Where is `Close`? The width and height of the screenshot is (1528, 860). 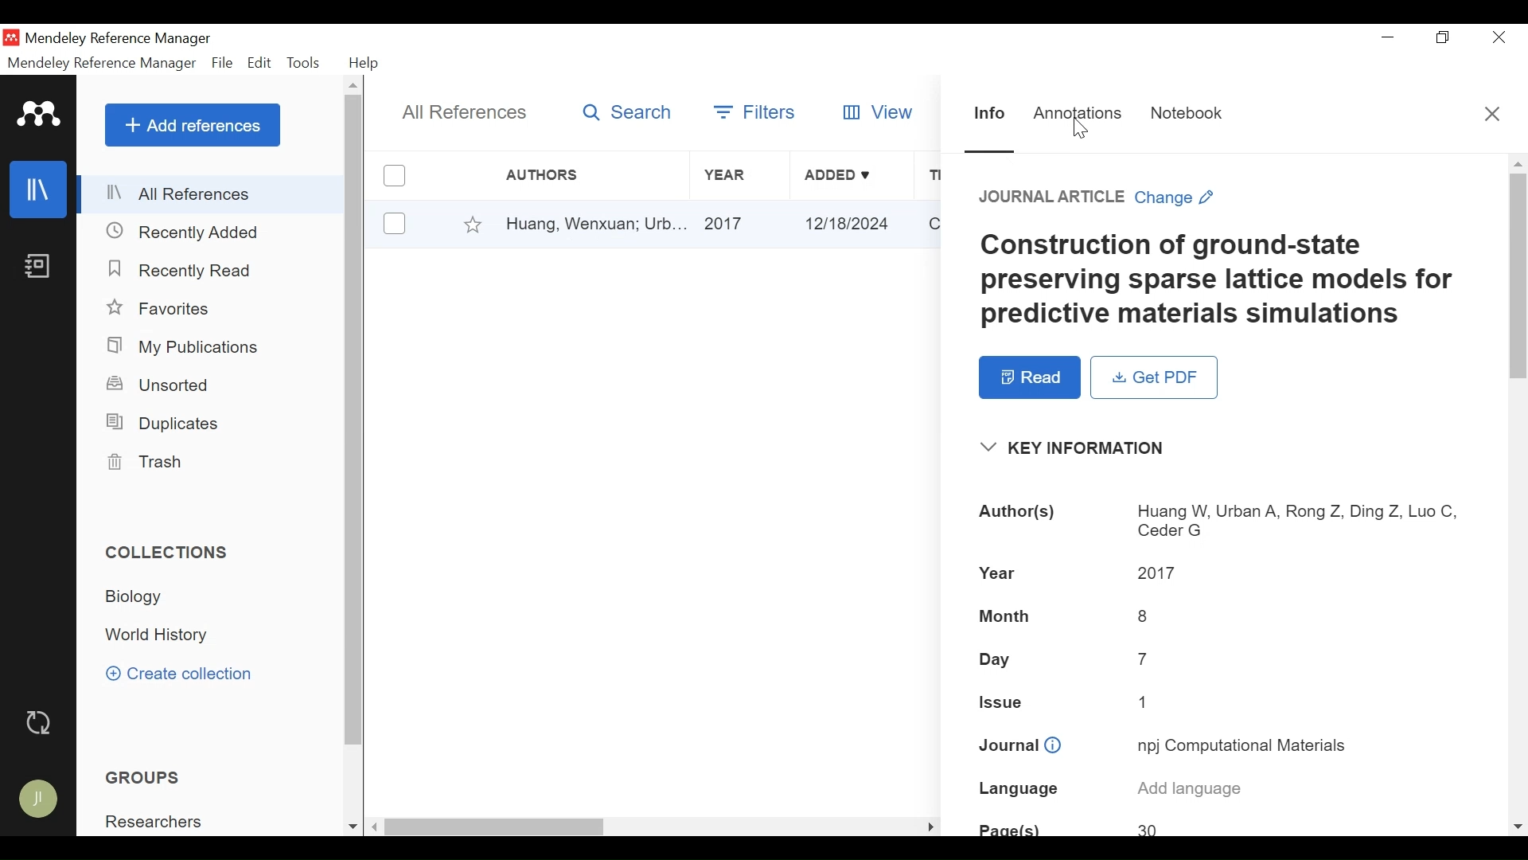
Close is located at coordinates (1500, 39).